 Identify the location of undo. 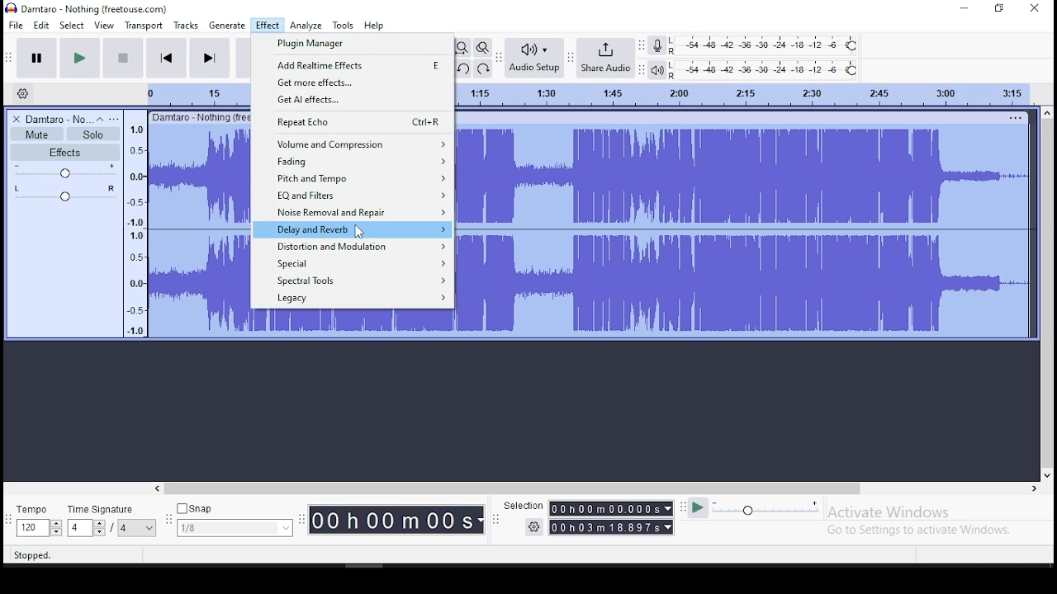
(463, 69).